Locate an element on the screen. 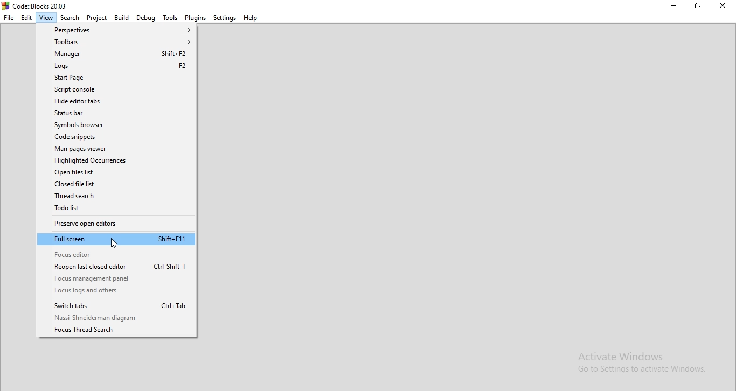 This screenshot has width=736, height=391. Toolbars is located at coordinates (114, 41).